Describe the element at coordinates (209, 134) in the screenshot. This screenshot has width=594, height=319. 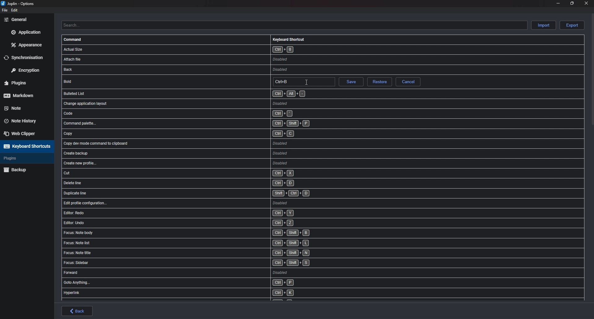
I see `shortcut` at that location.